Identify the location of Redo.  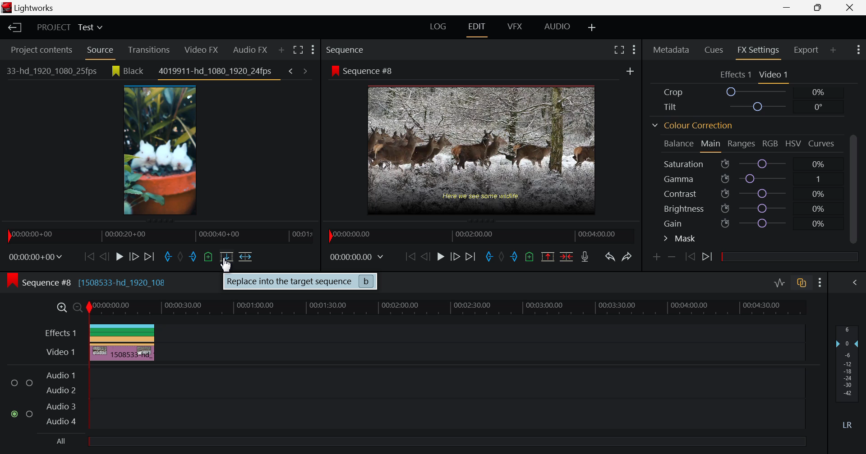
(628, 257).